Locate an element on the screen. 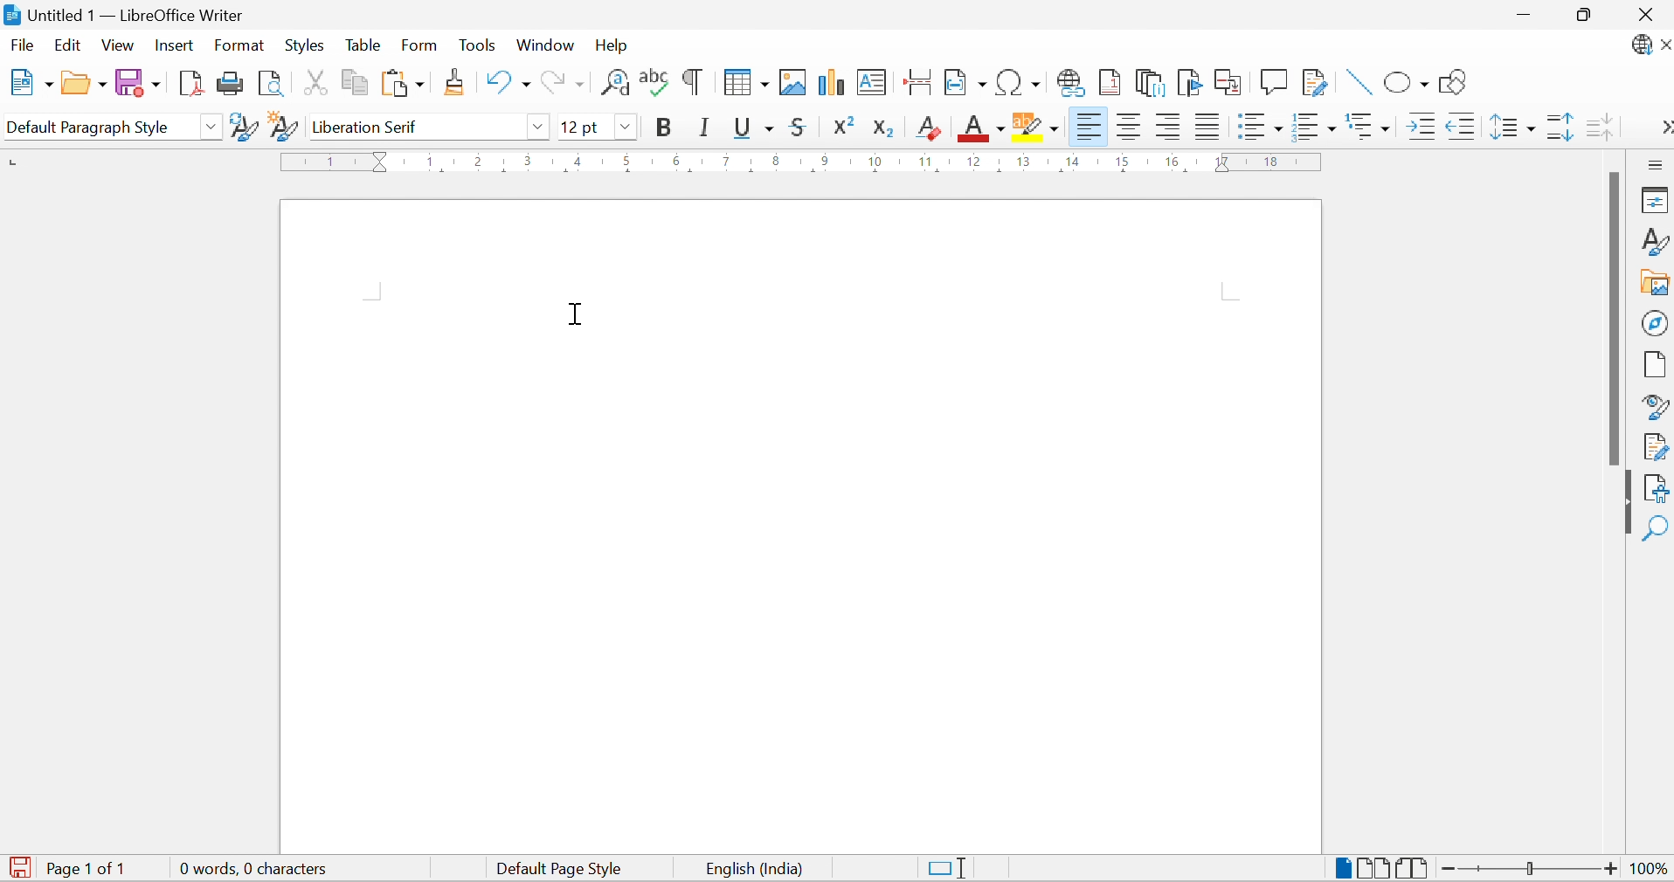 The width and height of the screenshot is (1674, 882). Multiple Page View is located at coordinates (1373, 866).